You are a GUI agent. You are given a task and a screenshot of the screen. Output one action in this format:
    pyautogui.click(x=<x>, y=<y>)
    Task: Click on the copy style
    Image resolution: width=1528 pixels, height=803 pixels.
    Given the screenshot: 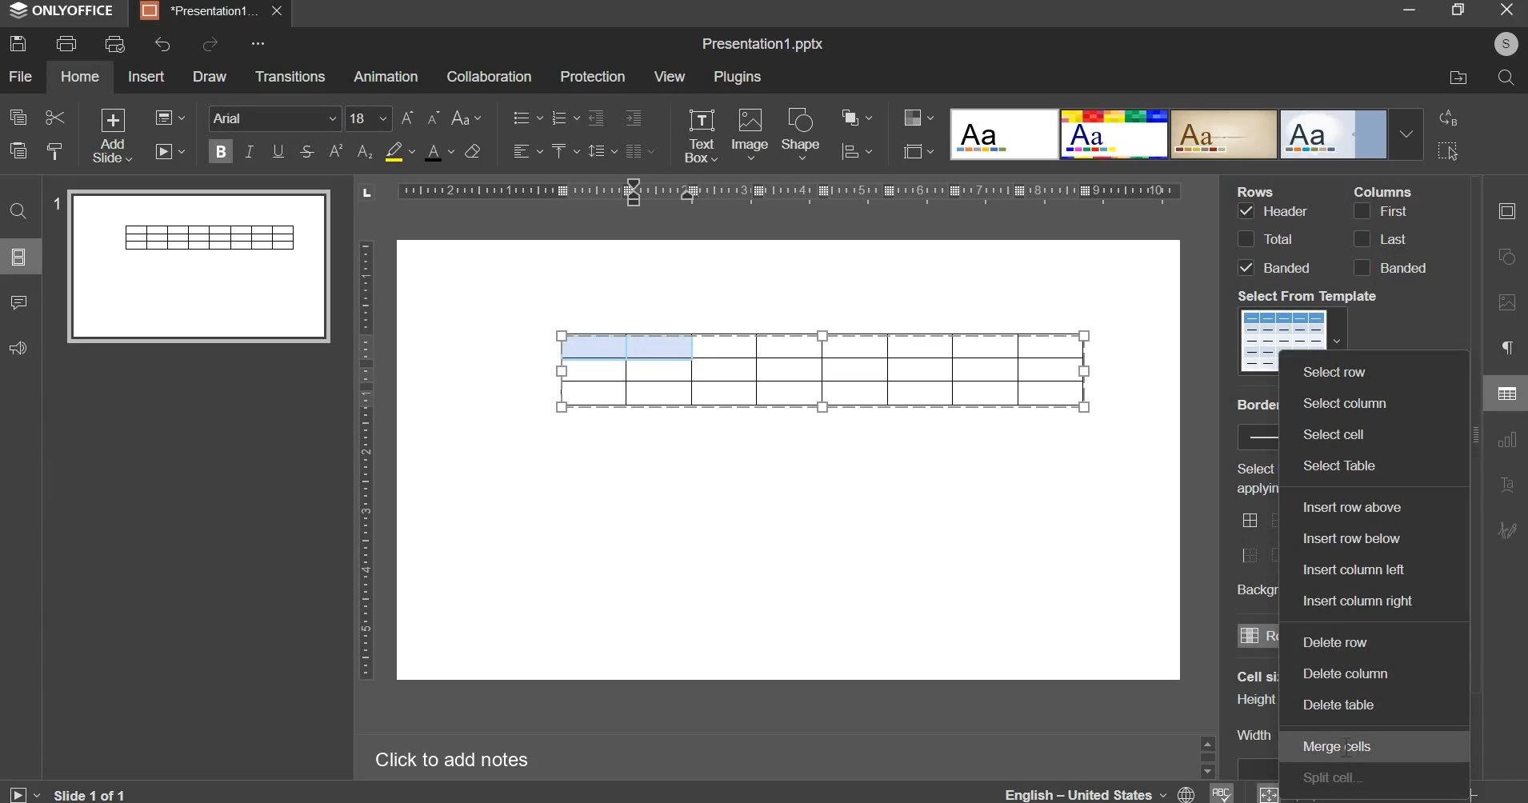 What is the action you would take?
    pyautogui.click(x=57, y=151)
    